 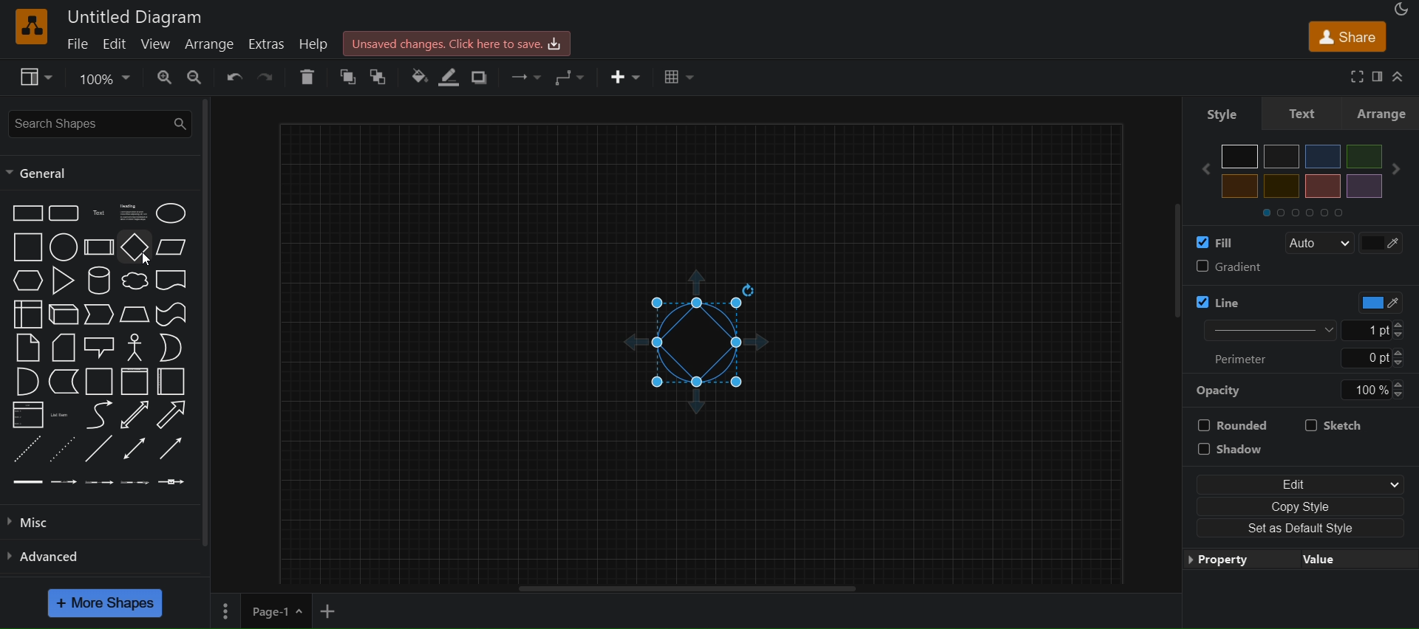 What do you see at coordinates (135, 249) in the screenshot?
I see `diamond` at bounding box center [135, 249].